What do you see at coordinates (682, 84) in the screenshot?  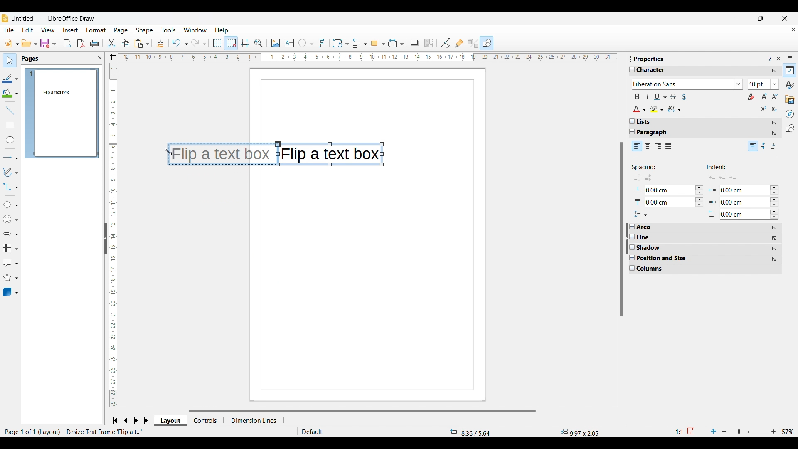 I see `Type in font options` at bounding box center [682, 84].